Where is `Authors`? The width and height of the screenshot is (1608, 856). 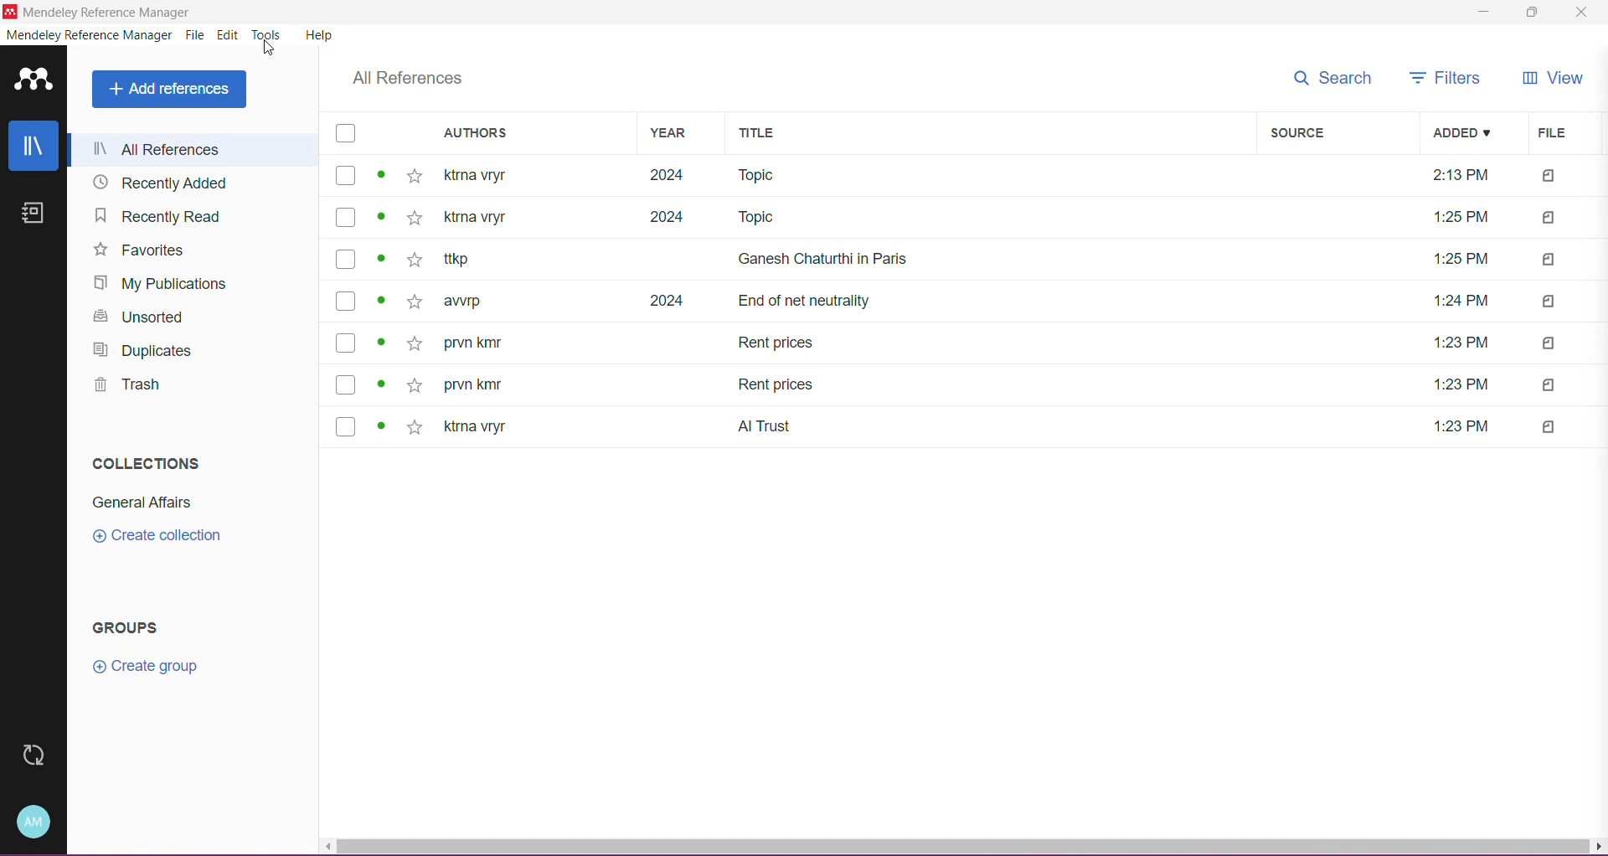
Authors is located at coordinates (533, 134).